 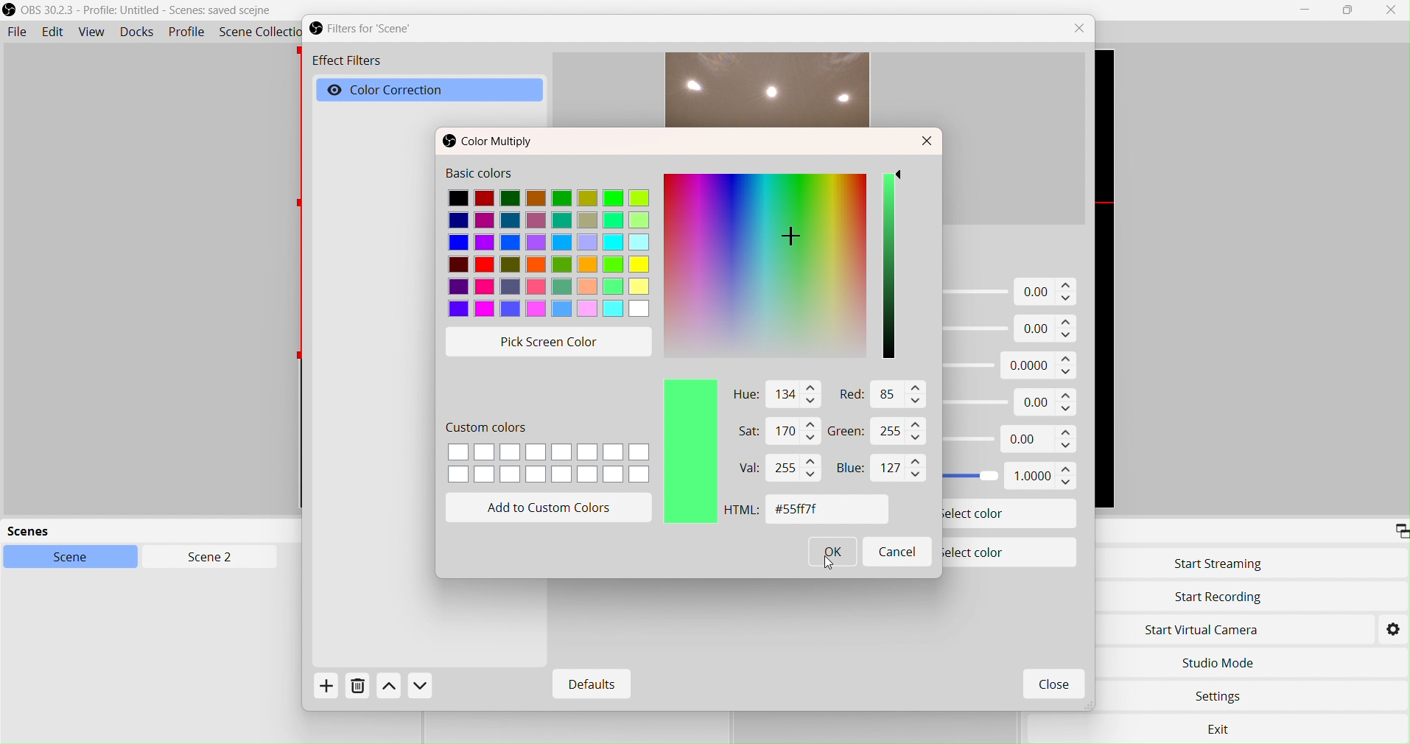 I want to click on Pick Screen Color, so click(x=553, y=340).